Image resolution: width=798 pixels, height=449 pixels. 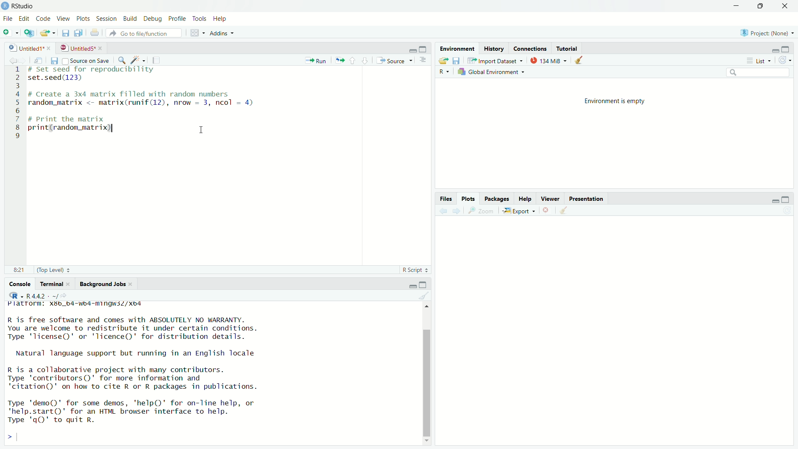 What do you see at coordinates (316, 61) in the screenshot?
I see `Run` at bounding box center [316, 61].